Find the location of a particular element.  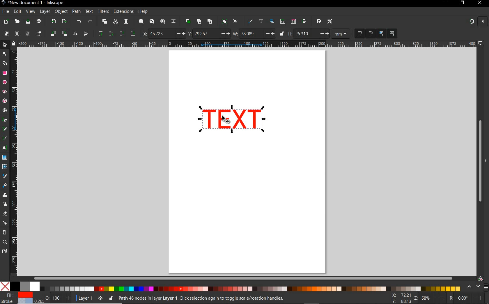

MOVE PATTERNS is located at coordinates (392, 34).